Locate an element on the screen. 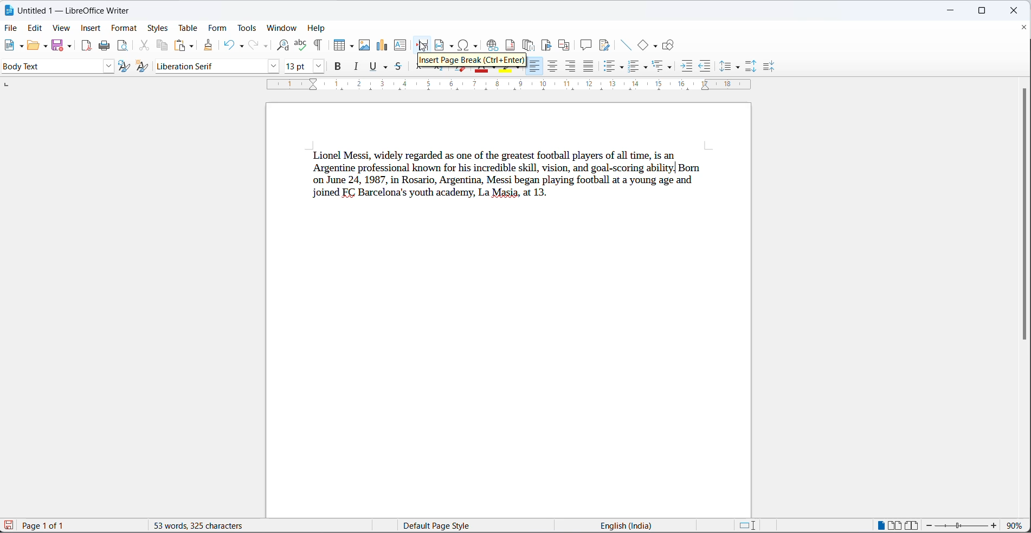  text align left is located at coordinates (571, 67).